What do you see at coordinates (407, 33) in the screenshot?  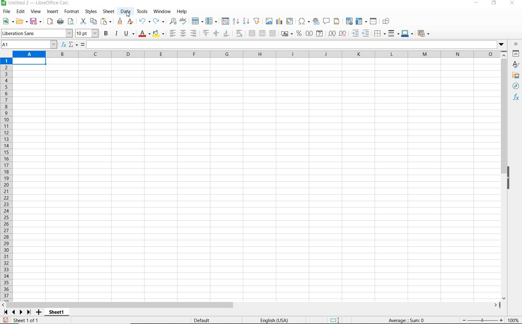 I see `border color` at bounding box center [407, 33].